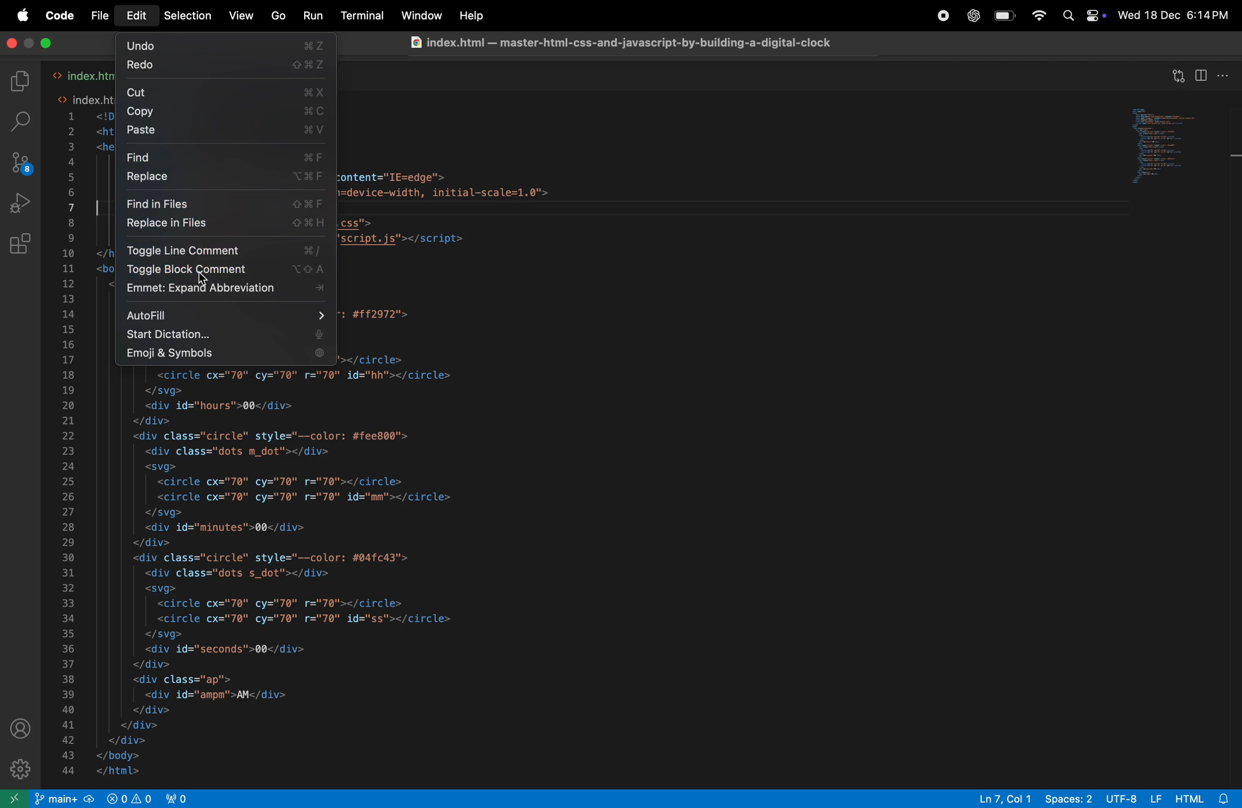 Image resolution: width=1242 pixels, height=808 pixels. What do you see at coordinates (226, 156) in the screenshot?
I see `find` at bounding box center [226, 156].